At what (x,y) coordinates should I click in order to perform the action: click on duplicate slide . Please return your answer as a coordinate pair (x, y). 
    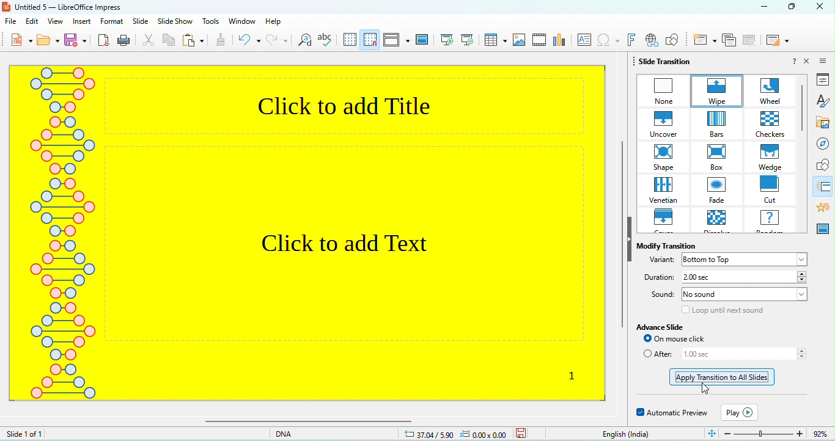
    Looking at the image, I should click on (729, 42).